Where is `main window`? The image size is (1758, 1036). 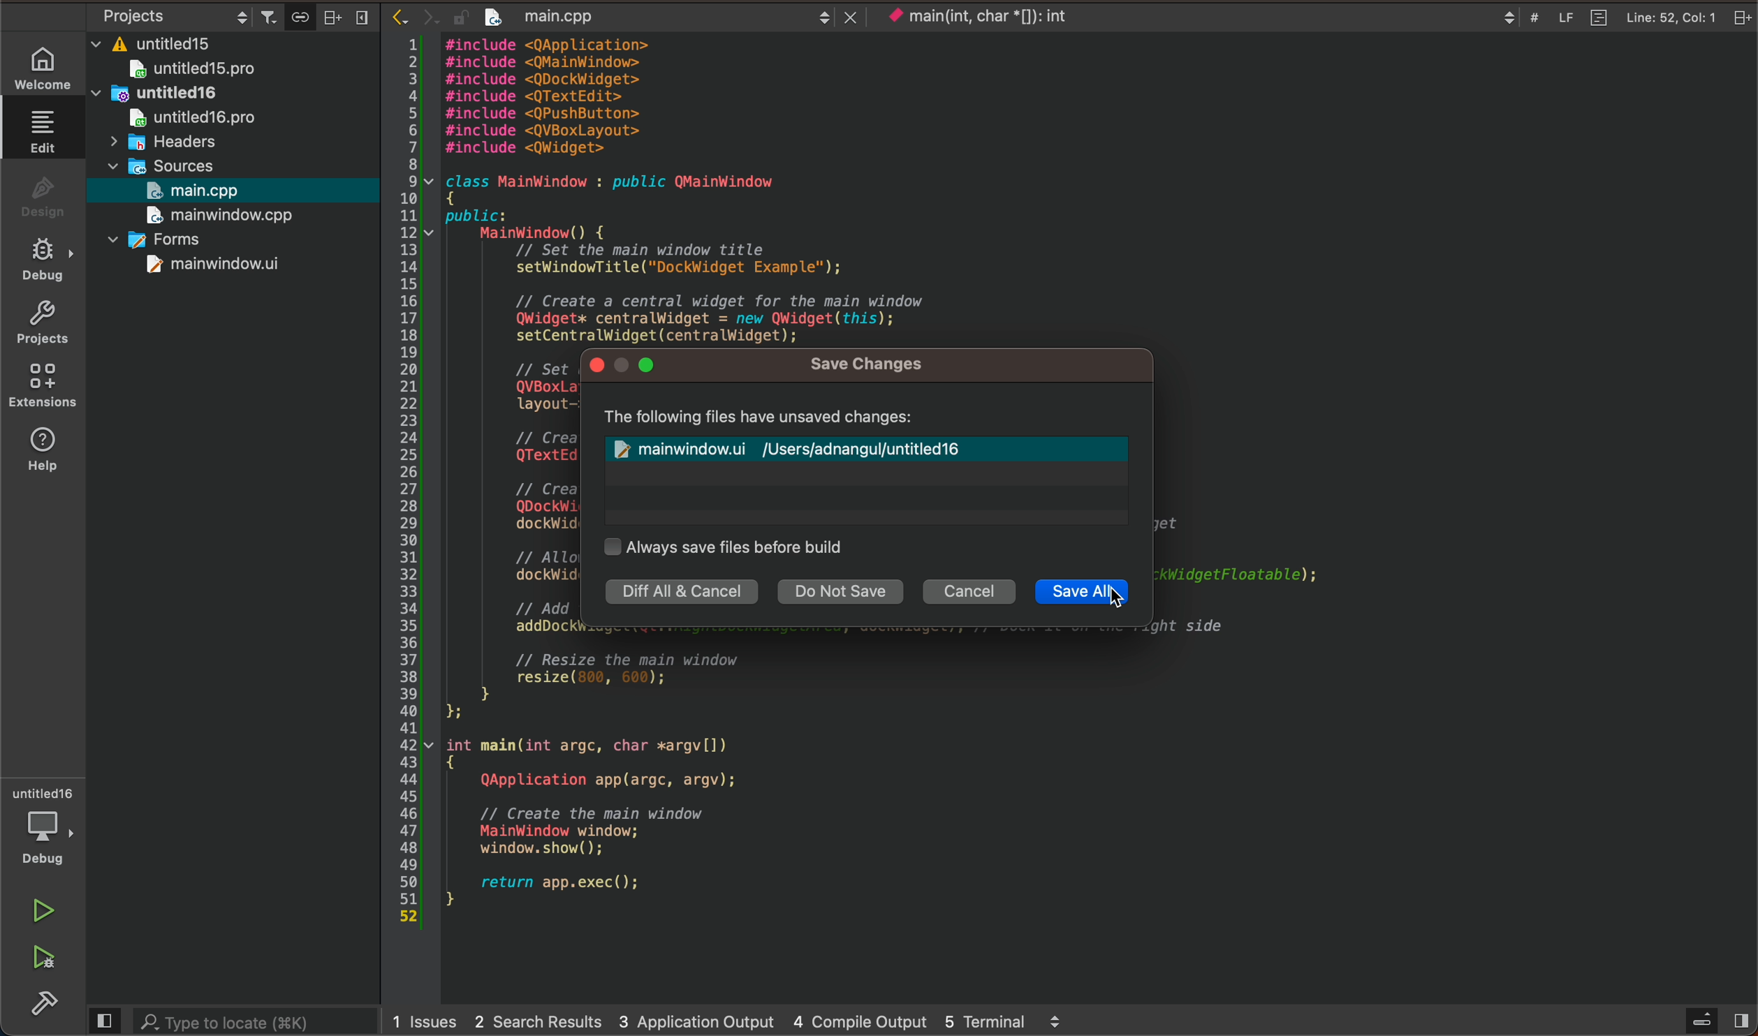
main window is located at coordinates (229, 214).